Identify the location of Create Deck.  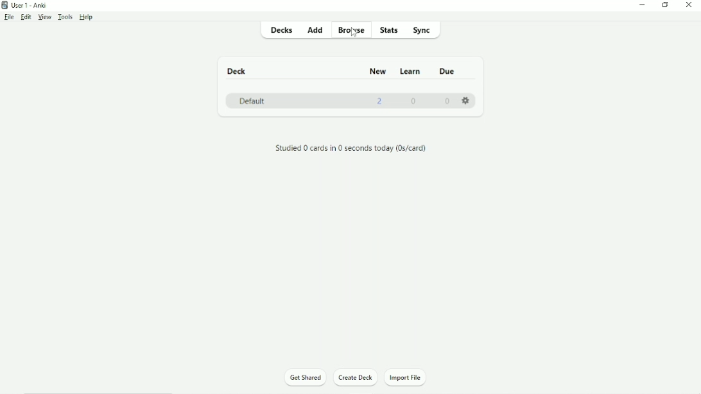
(354, 379).